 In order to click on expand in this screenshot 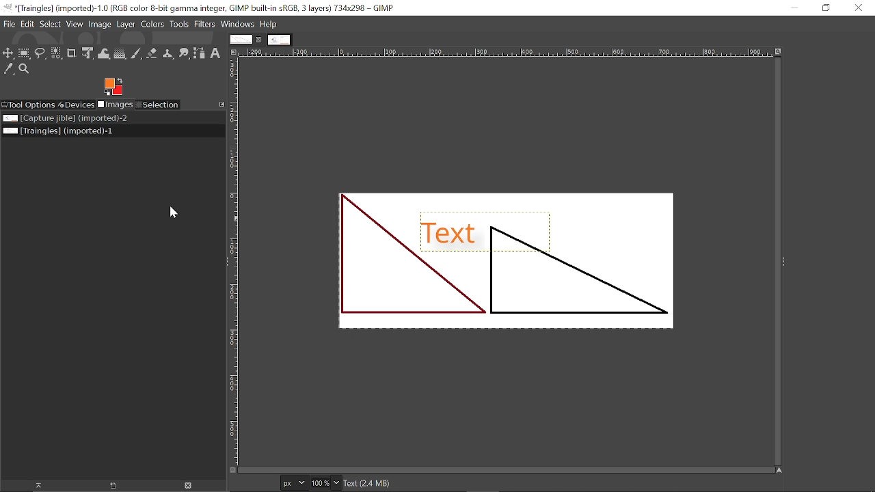, I will do `click(783, 260)`.